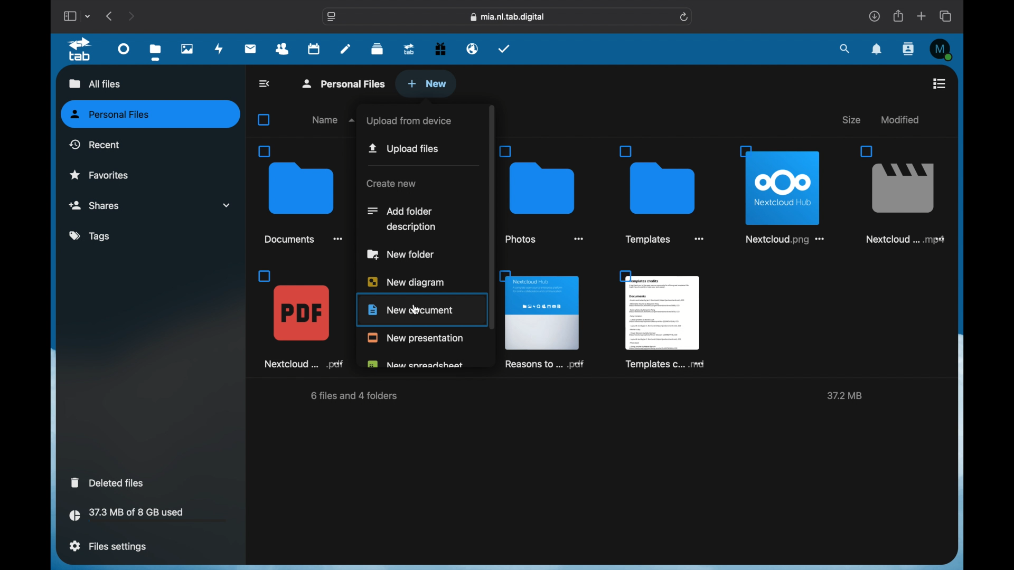  What do you see at coordinates (377, 49) in the screenshot?
I see `deck` at bounding box center [377, 49].